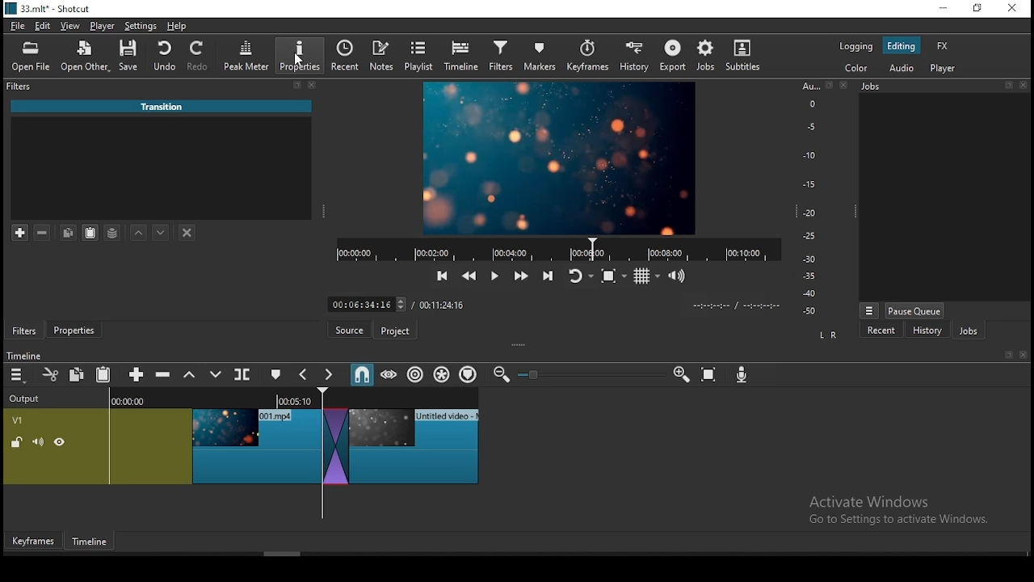 Image resolution: width=1034 pixels, height=582 pixels. Describe the element at coordinates (706, 55) in the screenshot. I see `jobs` at that location.